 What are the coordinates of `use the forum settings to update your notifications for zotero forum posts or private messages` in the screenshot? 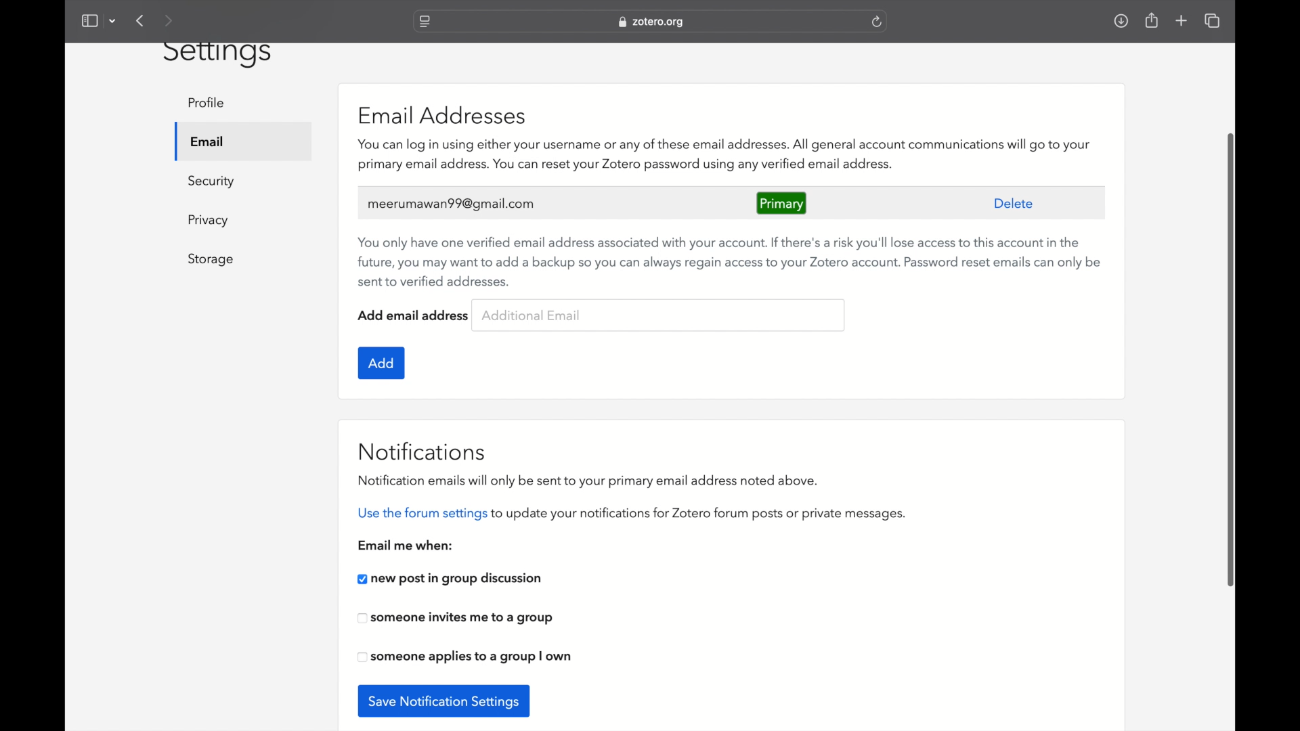 It's located at (628, 513).